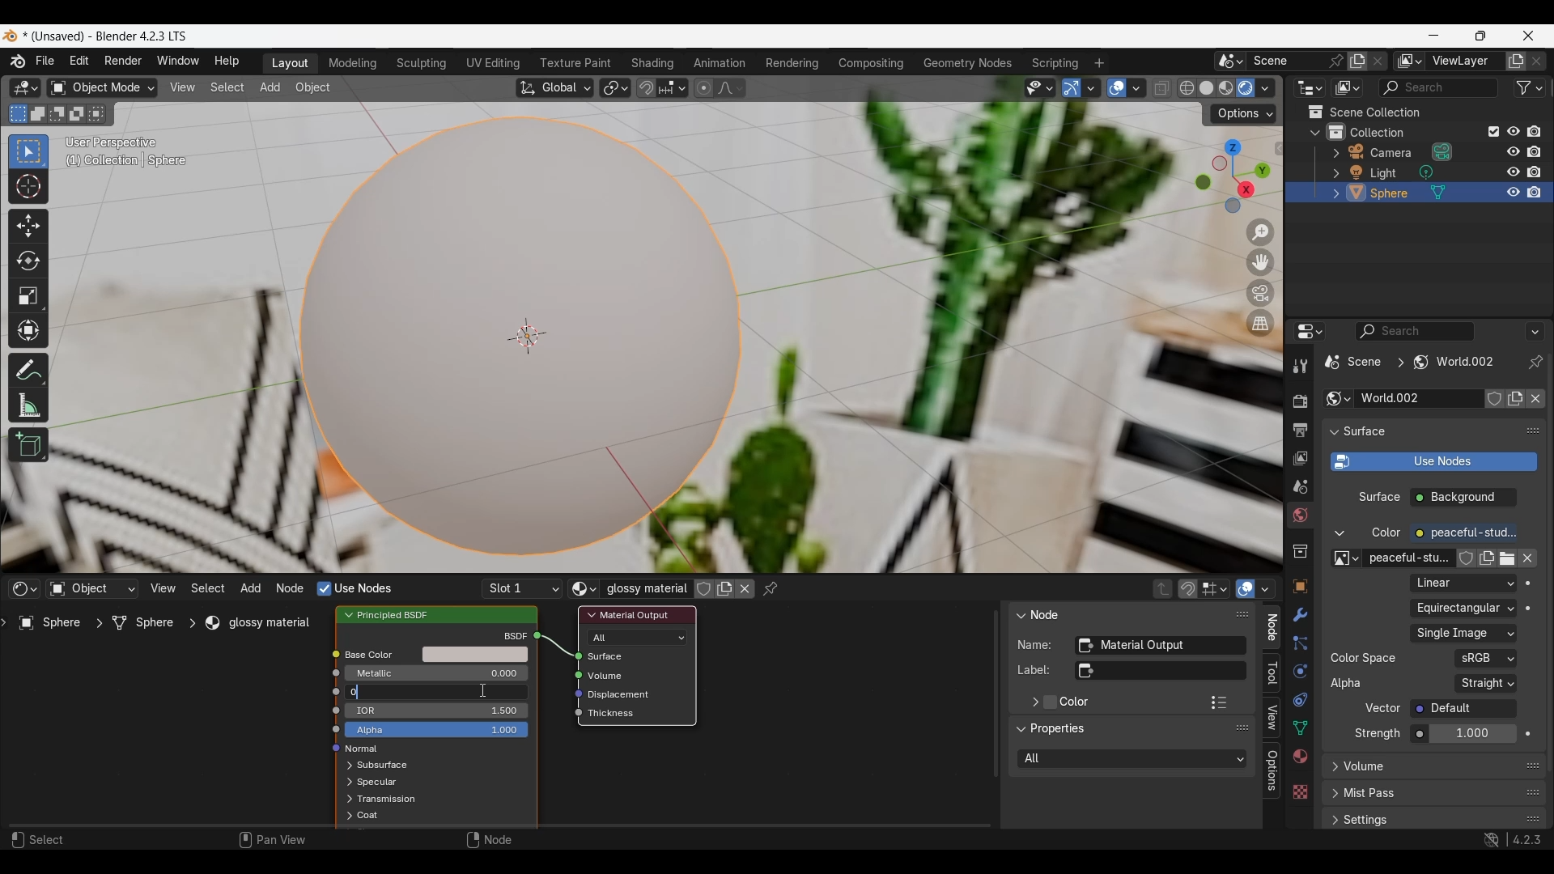  What do you see at coordinates (584, 589) in the screenshot?
I see `Browse material to be linked` at bounding box center [584, 589].